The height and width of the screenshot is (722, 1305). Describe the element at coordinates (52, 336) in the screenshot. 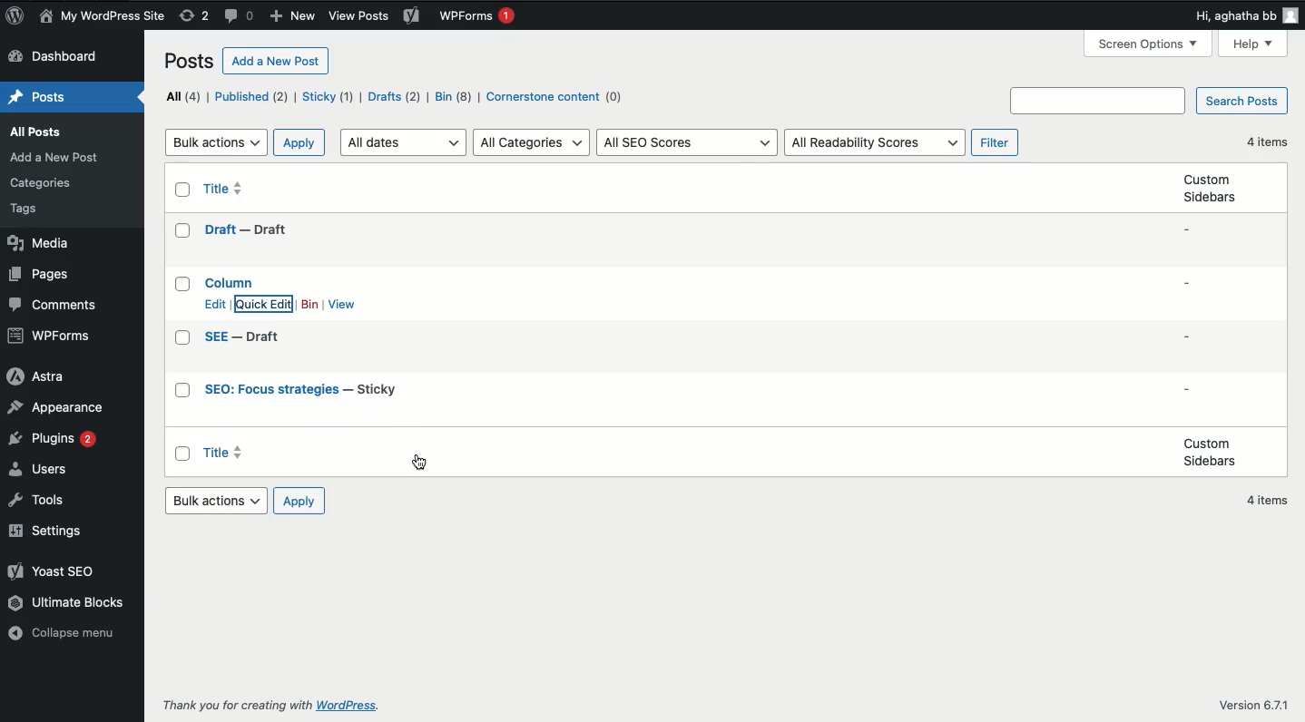

I see `WPForms` at that location.